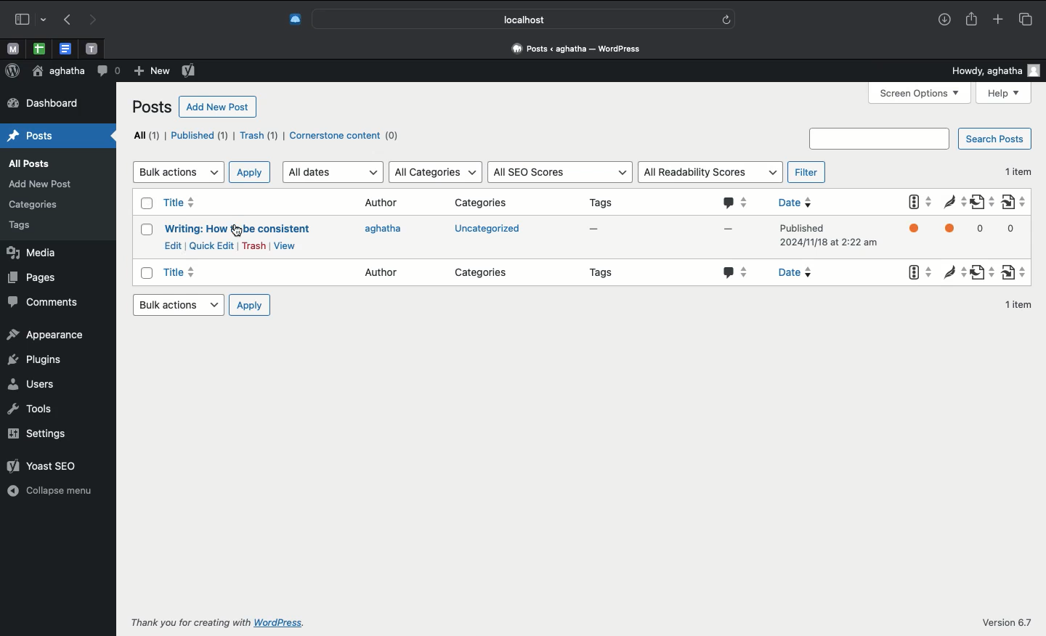 The height and width of the screenshot is (636, 1046). I want to click on All categories, so click(435, 172).